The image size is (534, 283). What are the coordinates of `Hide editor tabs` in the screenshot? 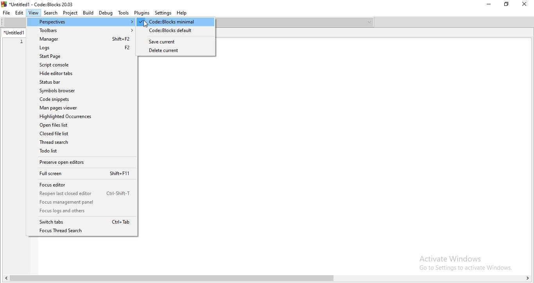 It's located at (82, 73).